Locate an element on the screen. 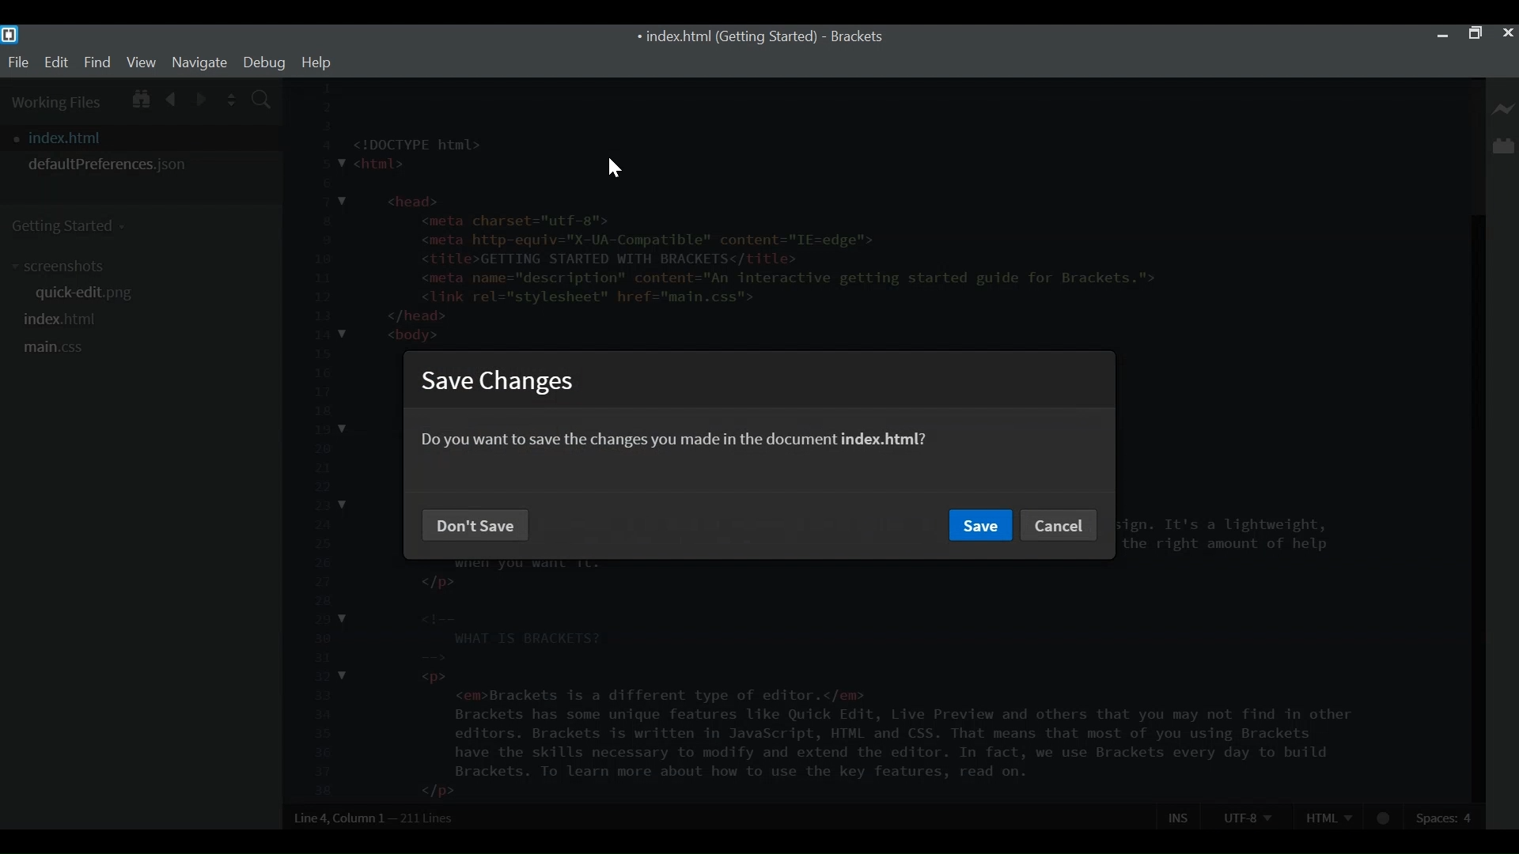  Debug is located at coordinates (263, 62).